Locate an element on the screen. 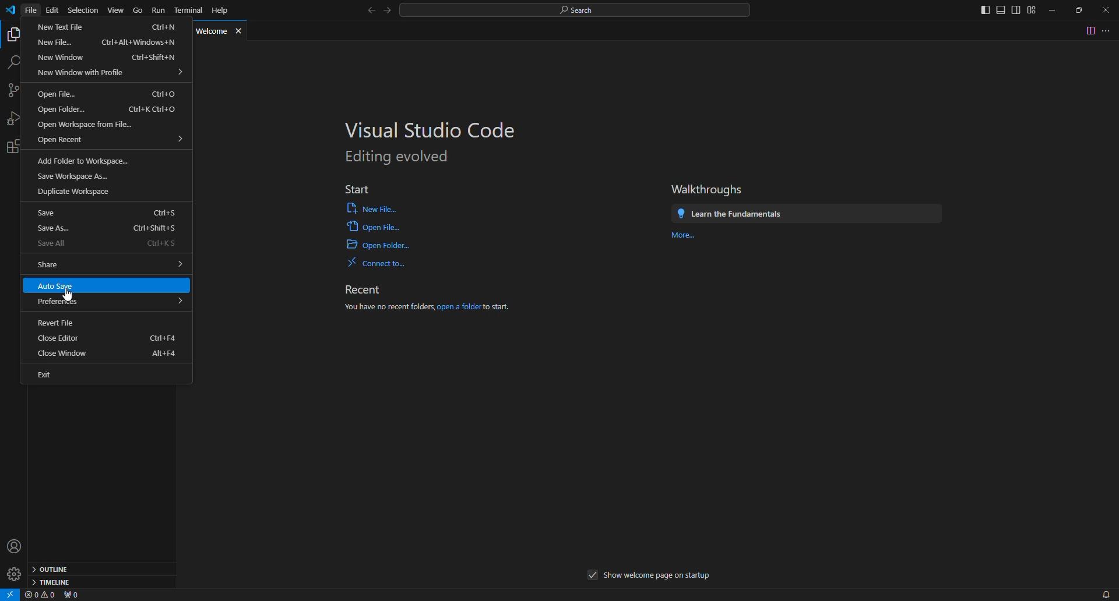 The height and width of the screenshot is (601, 1119). exit is located at coordinates (45, 374).